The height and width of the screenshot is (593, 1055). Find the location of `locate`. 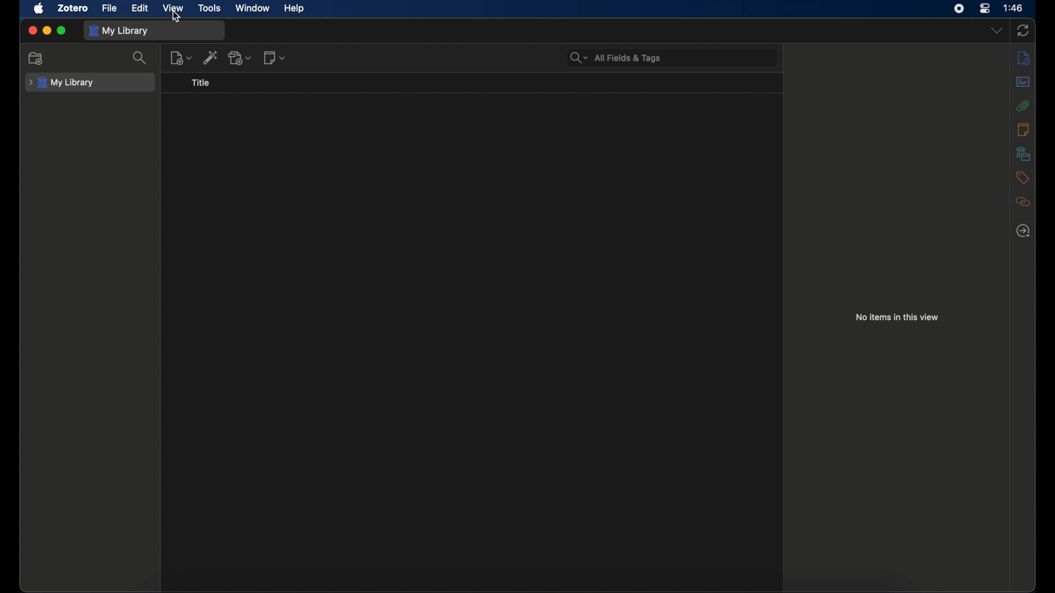

locate is located at coordinates (1023, 231).